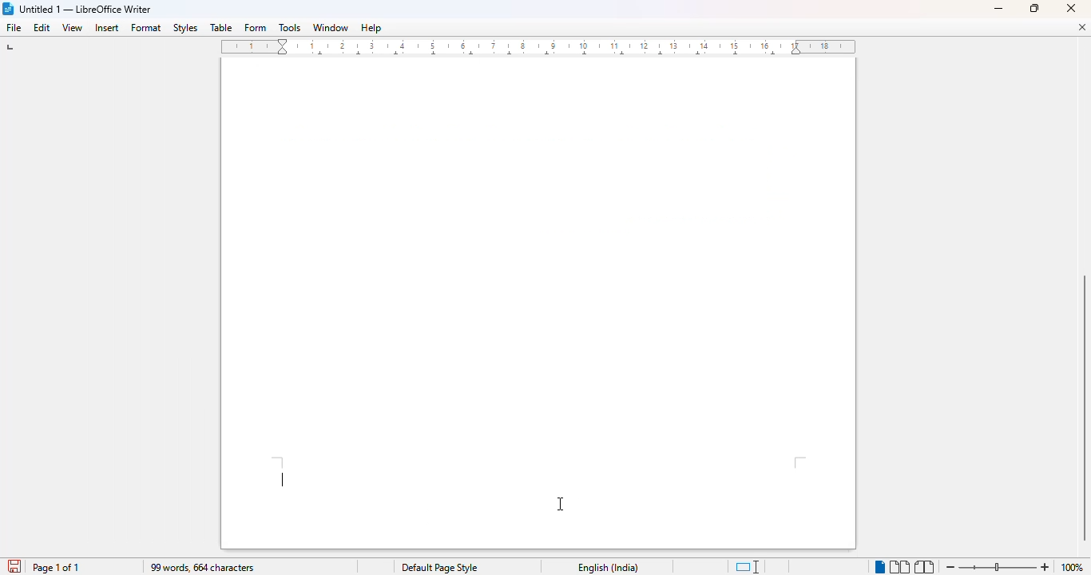 The image size is (1091, 575). I want to click on zoom out, so click(950, 566).